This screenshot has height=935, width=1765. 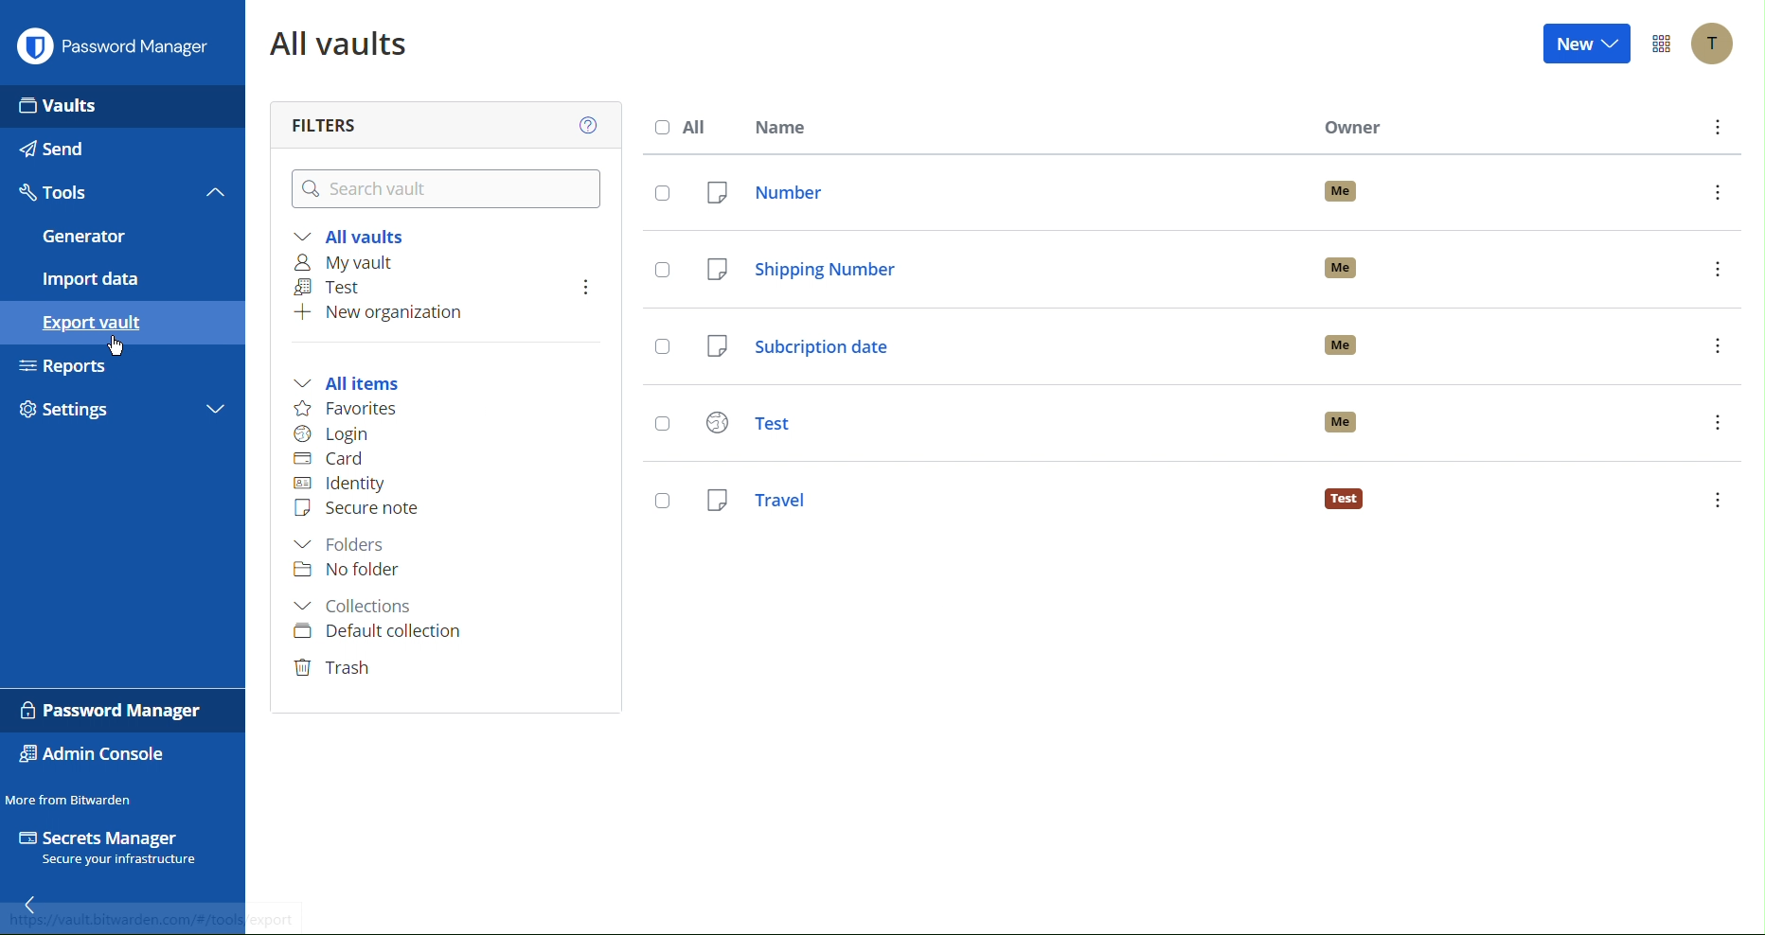 What do you see at coordinates (1036, 420) in the screenshot?
I see `Test` at bounding box center [1036, 420].